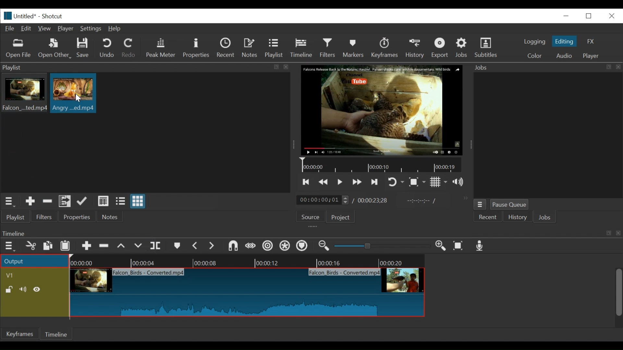 The height and width of the screenshot is (350, 623). What do you see at coordinates (18, 49) in the screenshot?
I see `Open file` at bounding box center [18, 49].